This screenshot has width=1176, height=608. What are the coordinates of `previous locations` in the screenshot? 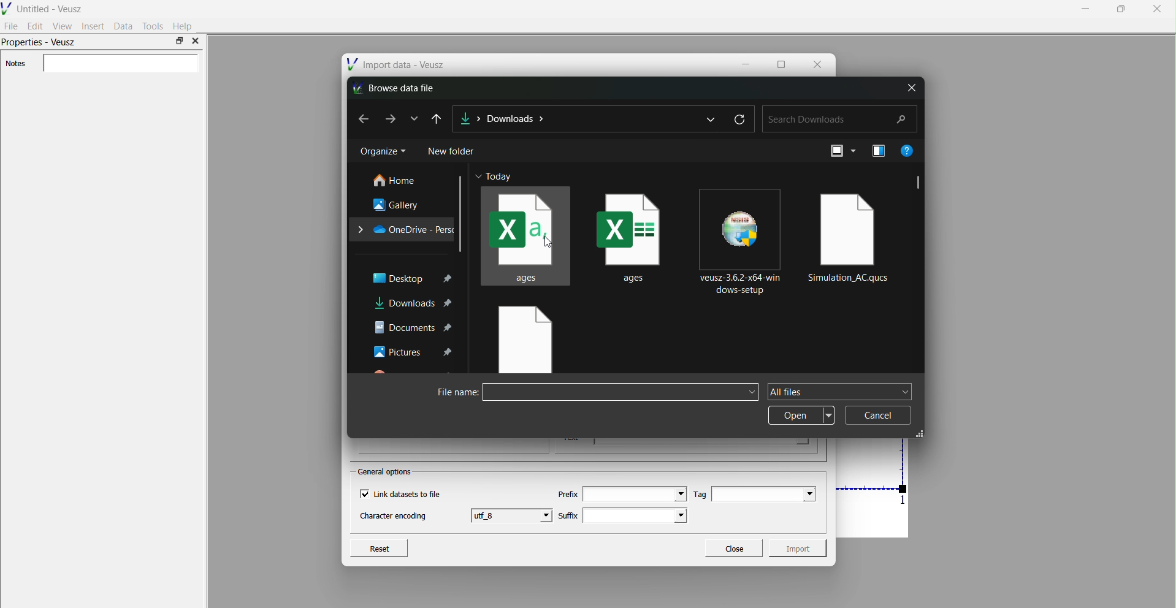 It's located at (712, 119).